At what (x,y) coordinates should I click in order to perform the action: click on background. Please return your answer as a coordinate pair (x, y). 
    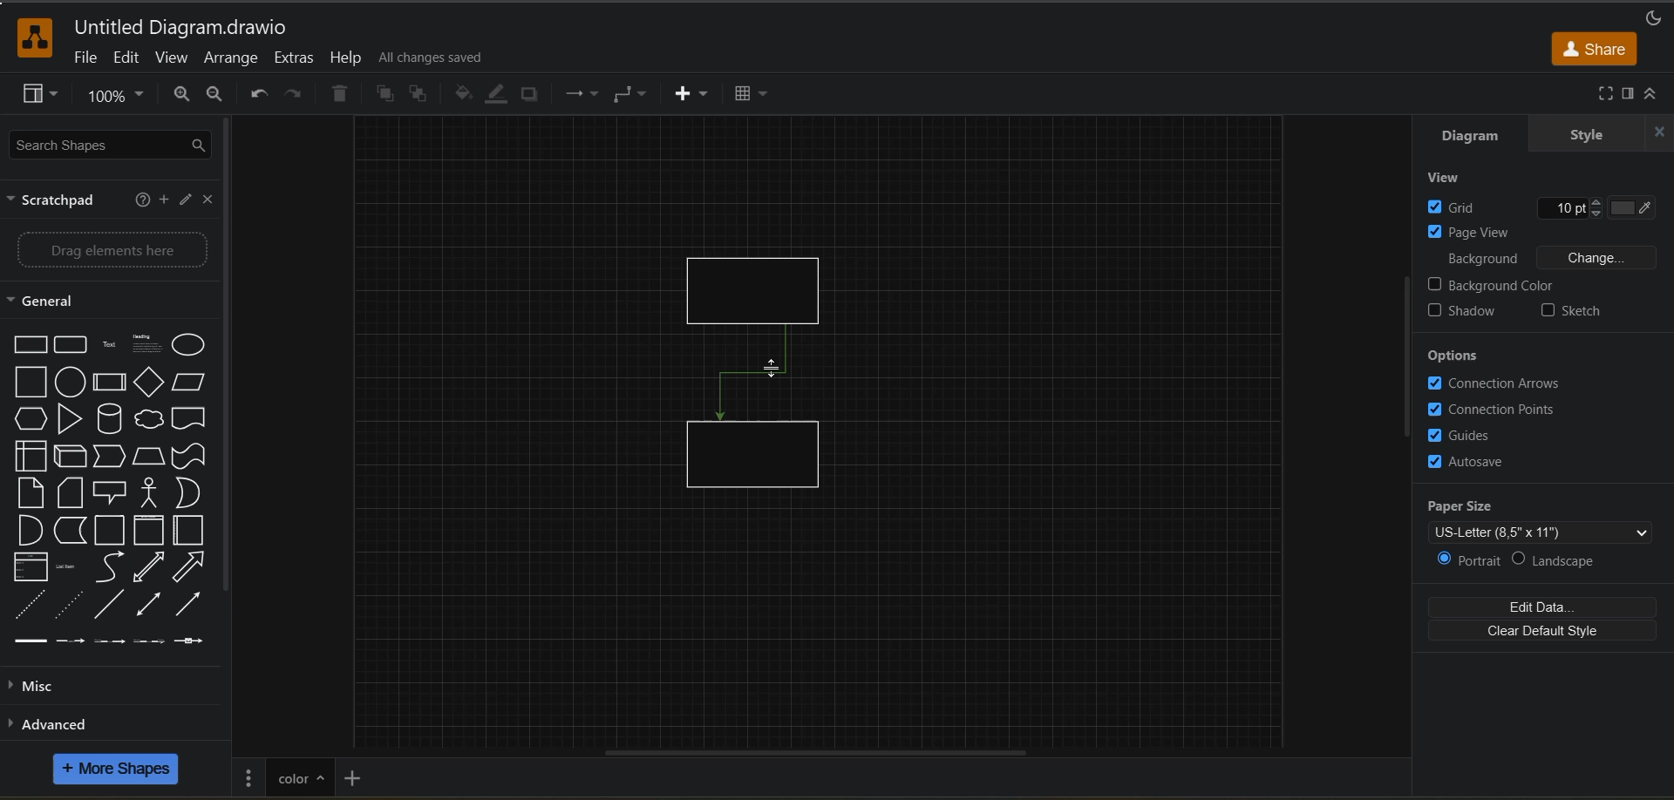
    Looking at the image, I should click on (1483, 256).